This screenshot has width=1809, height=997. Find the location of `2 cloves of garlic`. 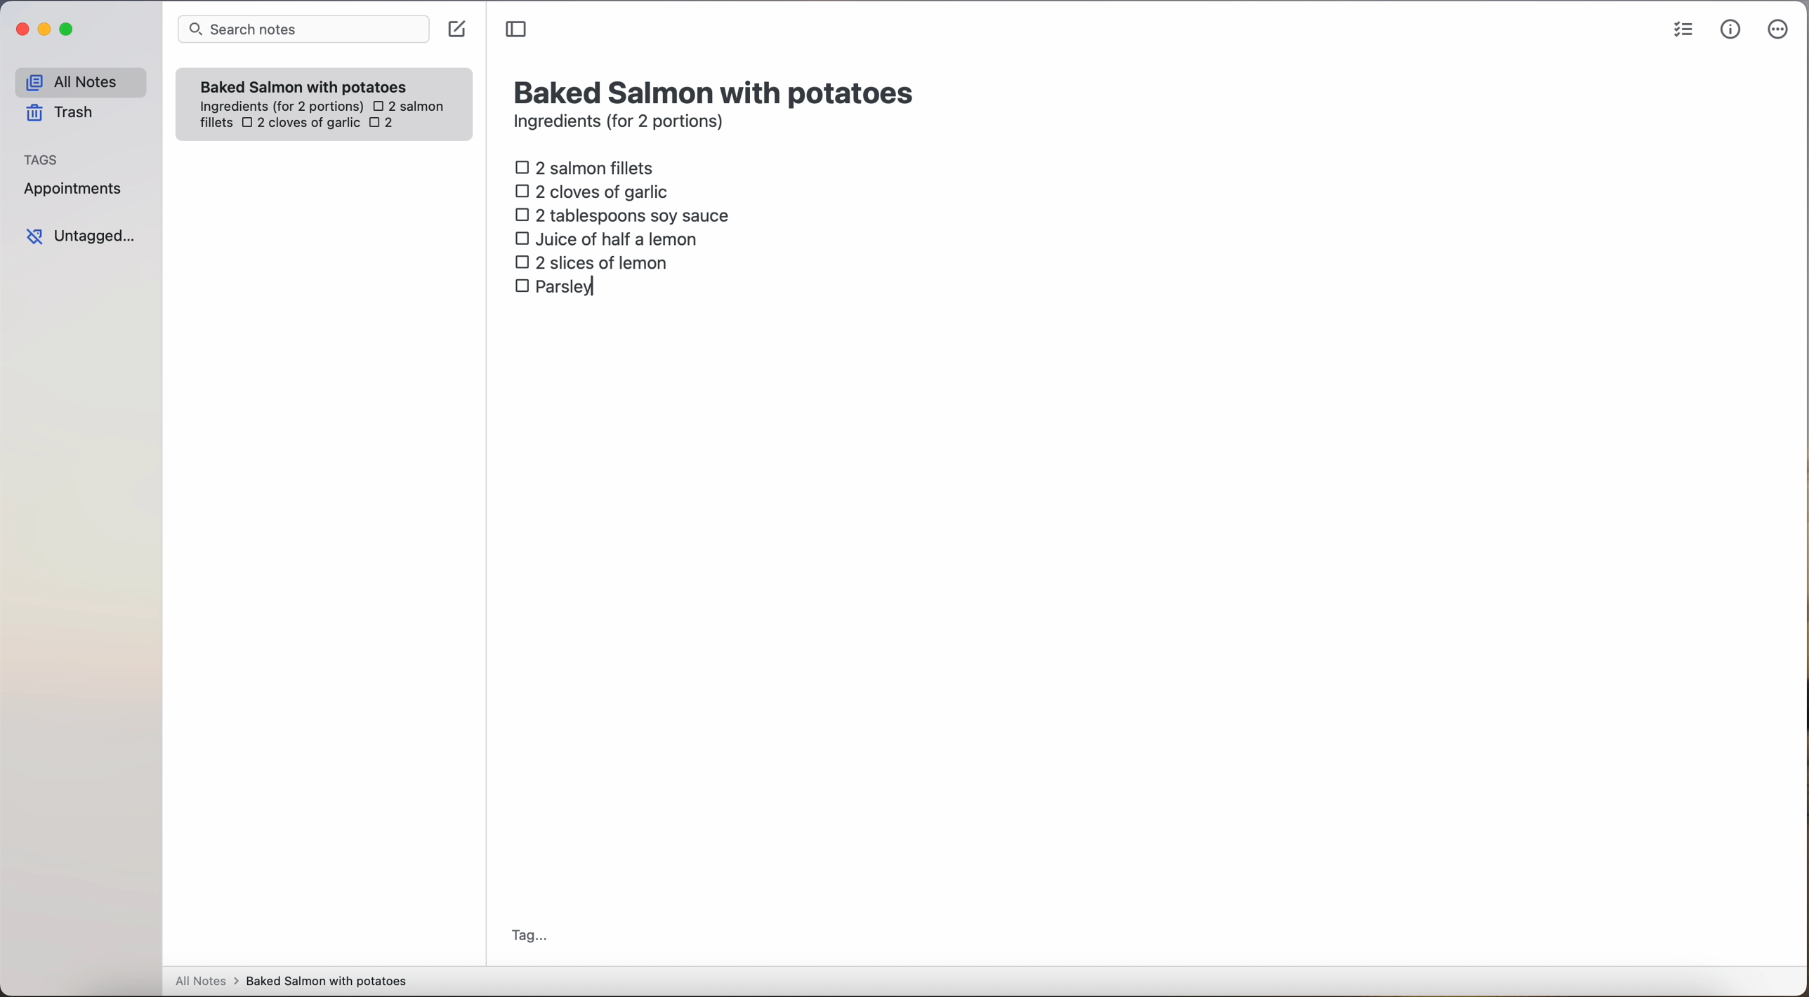

2 cloves of garlic is located at coordinates (301, 124).